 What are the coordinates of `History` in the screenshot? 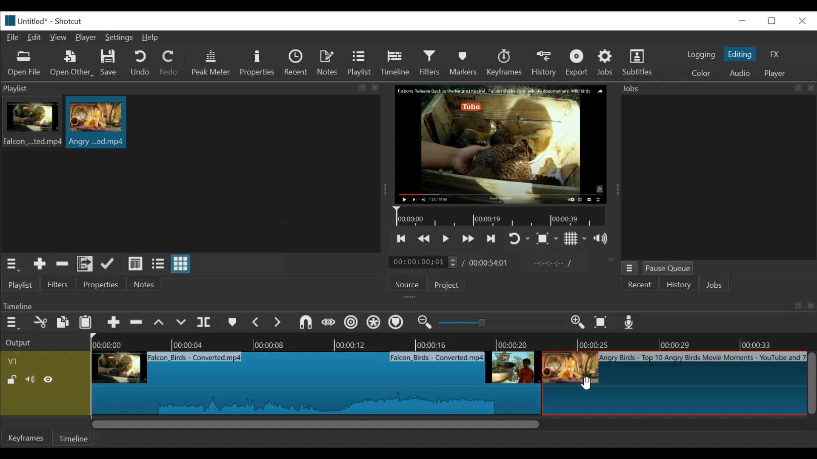 It's located at (546, 62).